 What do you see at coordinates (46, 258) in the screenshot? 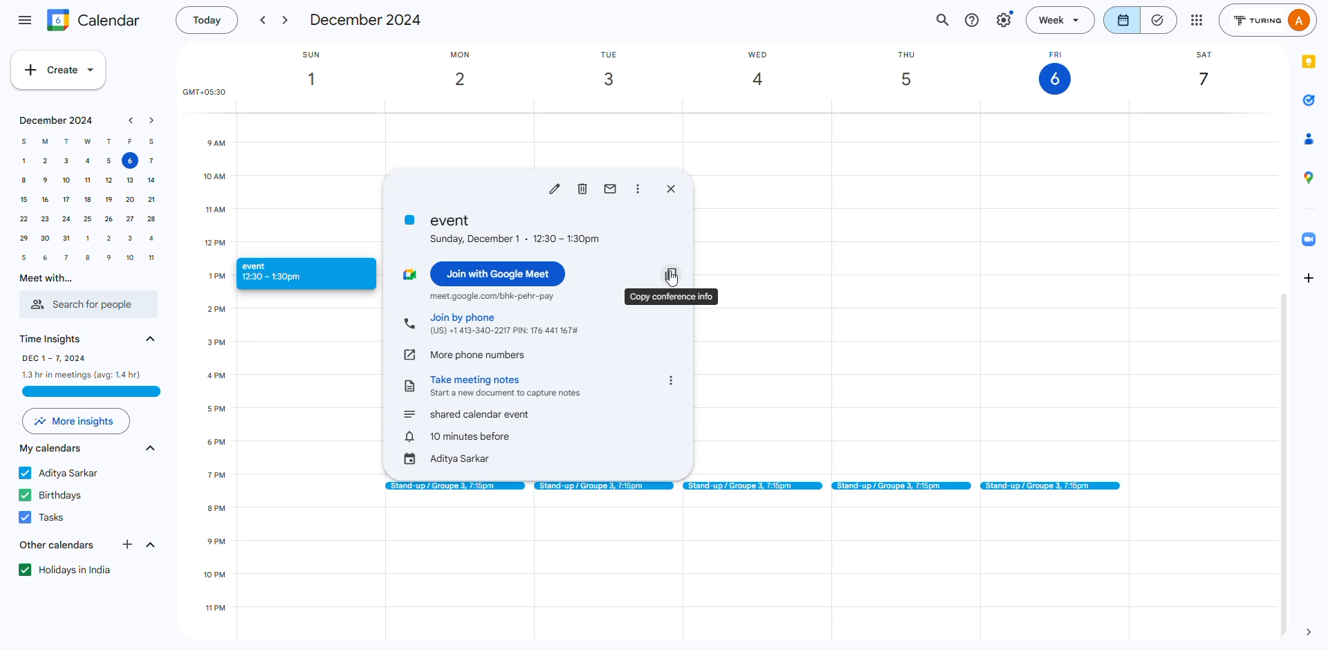
I see `6` at bounding box center [46, 258].